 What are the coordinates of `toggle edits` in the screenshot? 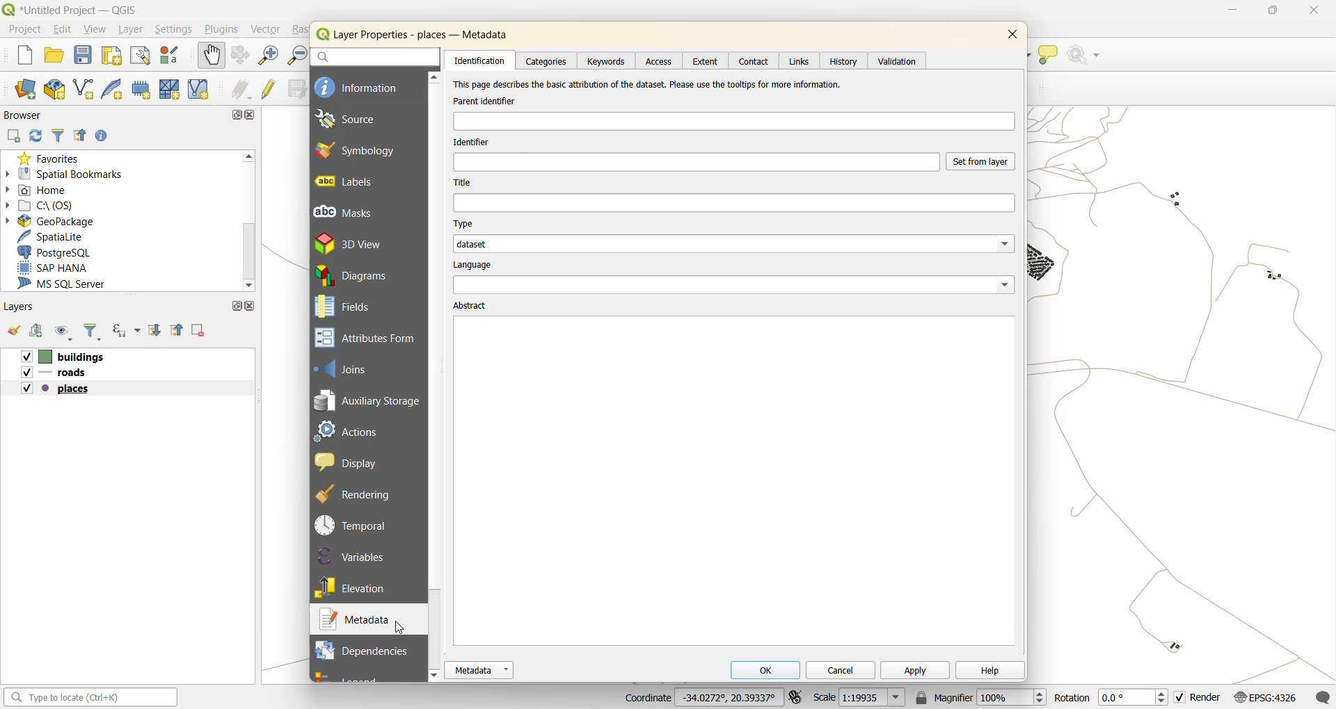 It's located at (269, 90).